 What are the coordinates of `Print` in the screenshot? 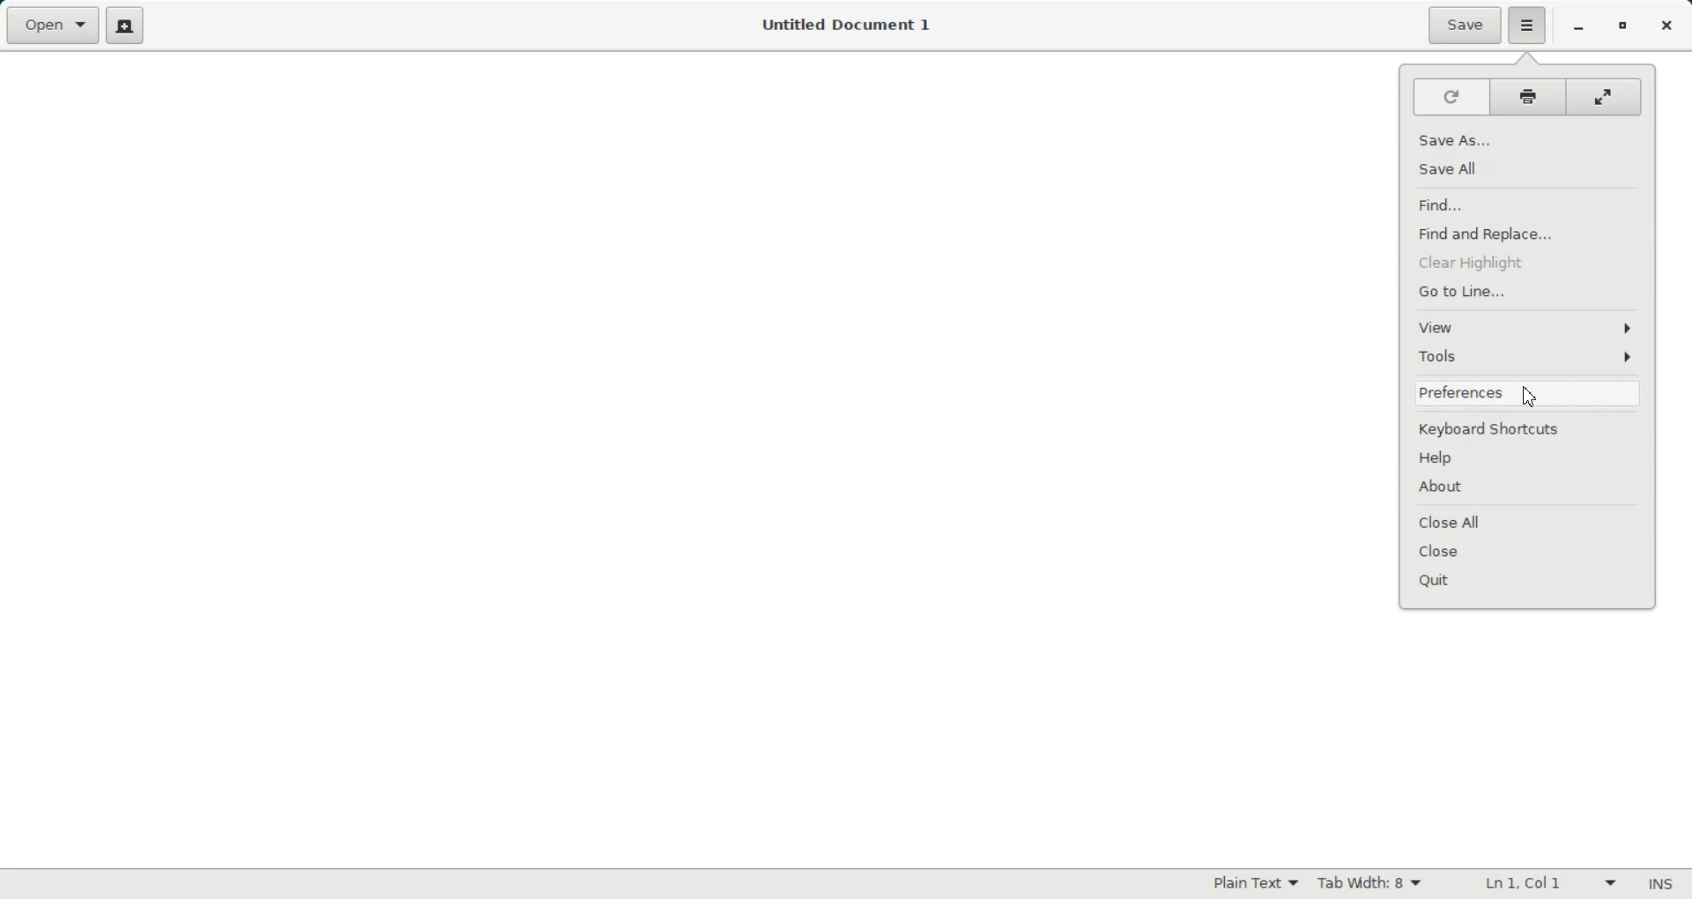 It's located at (1531, 97).